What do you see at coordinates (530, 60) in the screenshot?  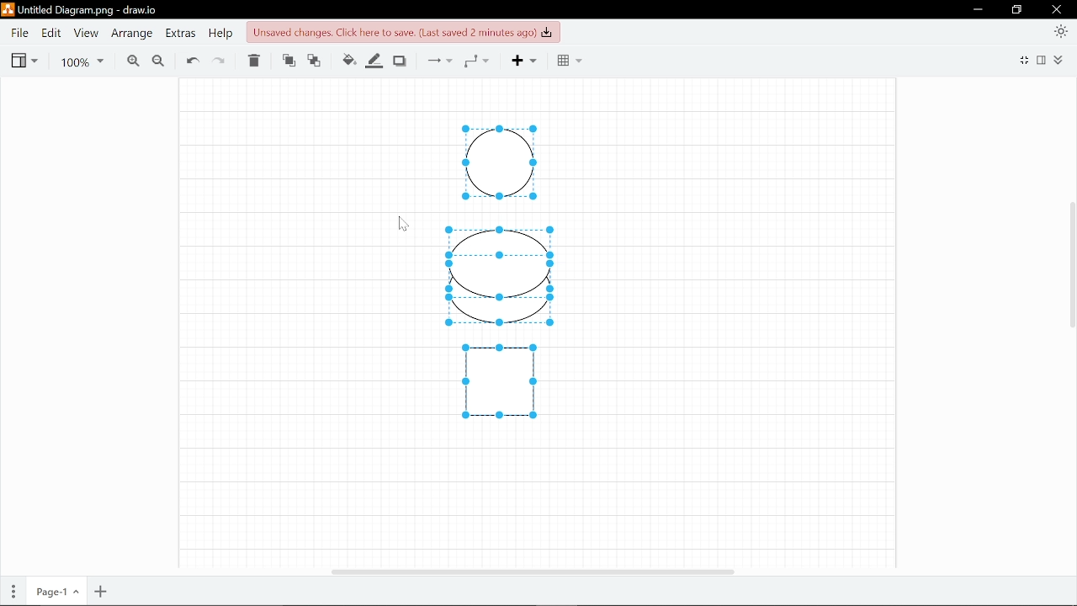 I see `Add` at bounding box center [530, 60].